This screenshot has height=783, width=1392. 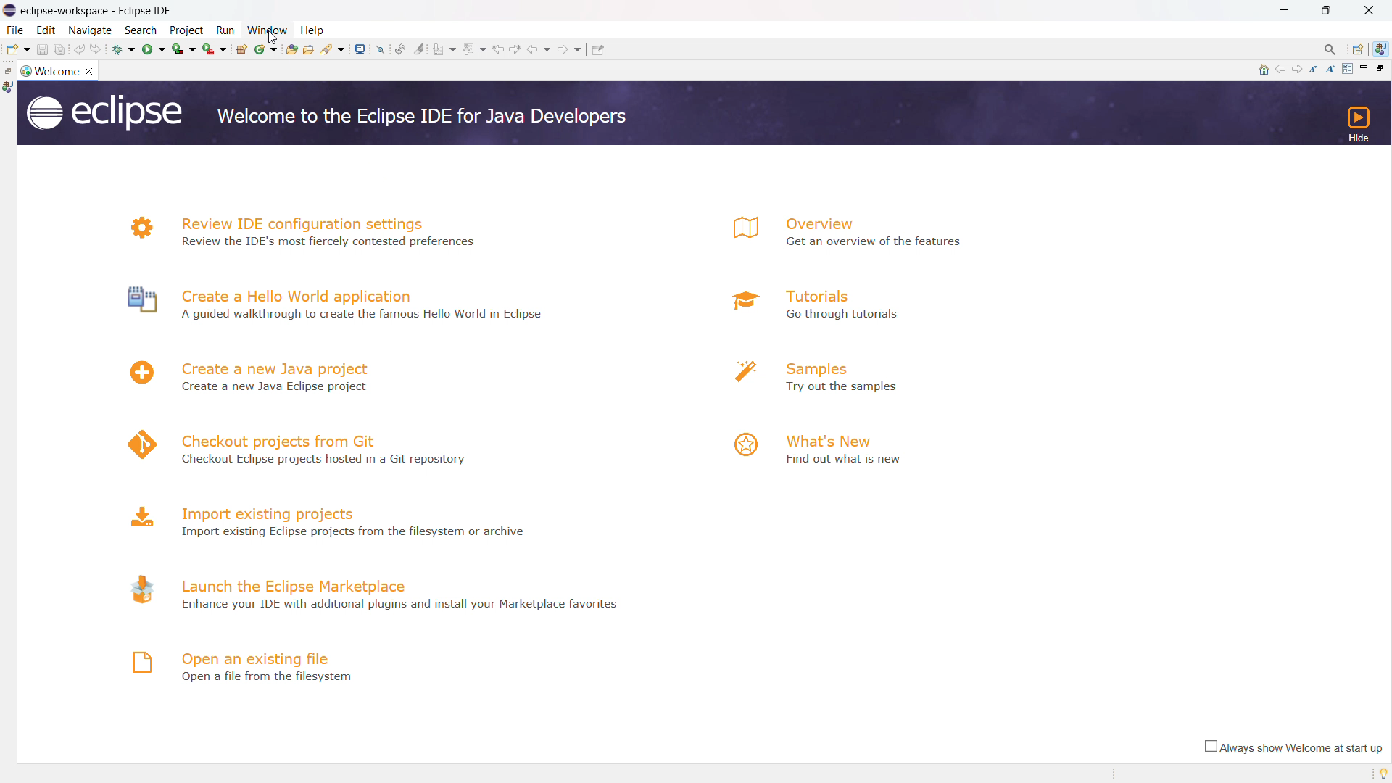 I want to click on logo, so click(x=134, y=373).